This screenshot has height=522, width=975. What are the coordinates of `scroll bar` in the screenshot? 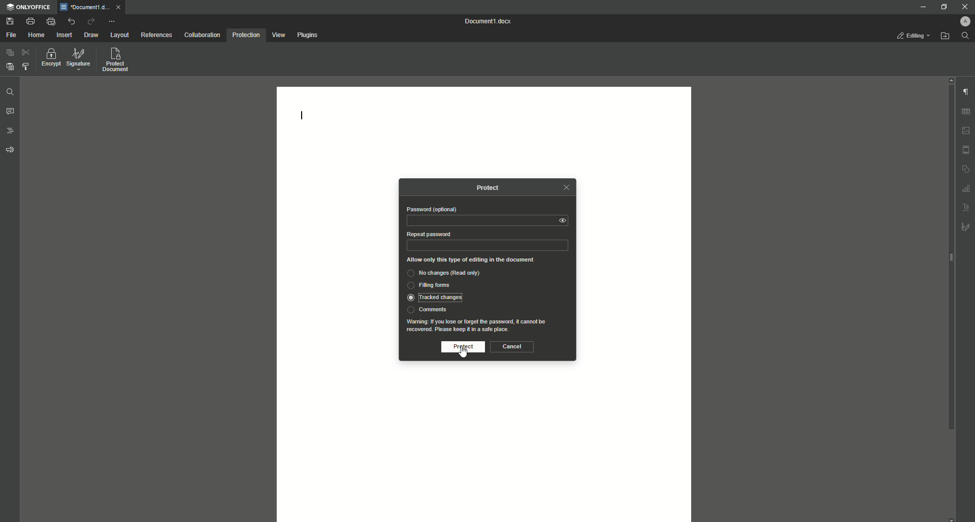 It's located at (949, 258).